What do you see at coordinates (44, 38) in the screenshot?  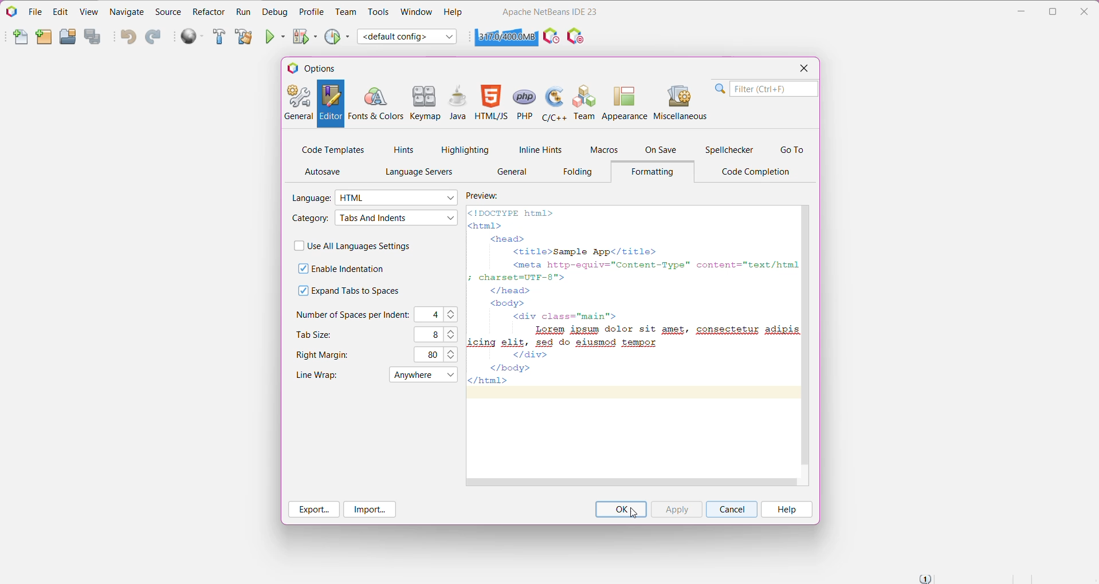 I see `New Project` at bounding box center [44, 38].